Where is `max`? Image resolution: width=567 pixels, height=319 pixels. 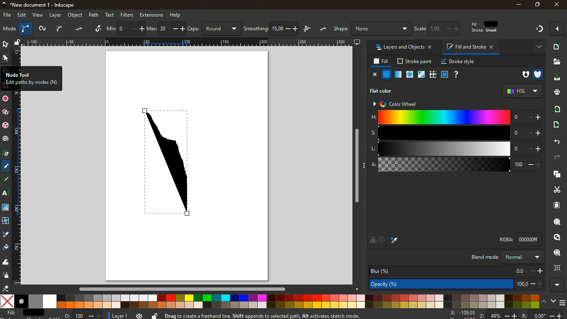
max is located at coordinates (166, 28).